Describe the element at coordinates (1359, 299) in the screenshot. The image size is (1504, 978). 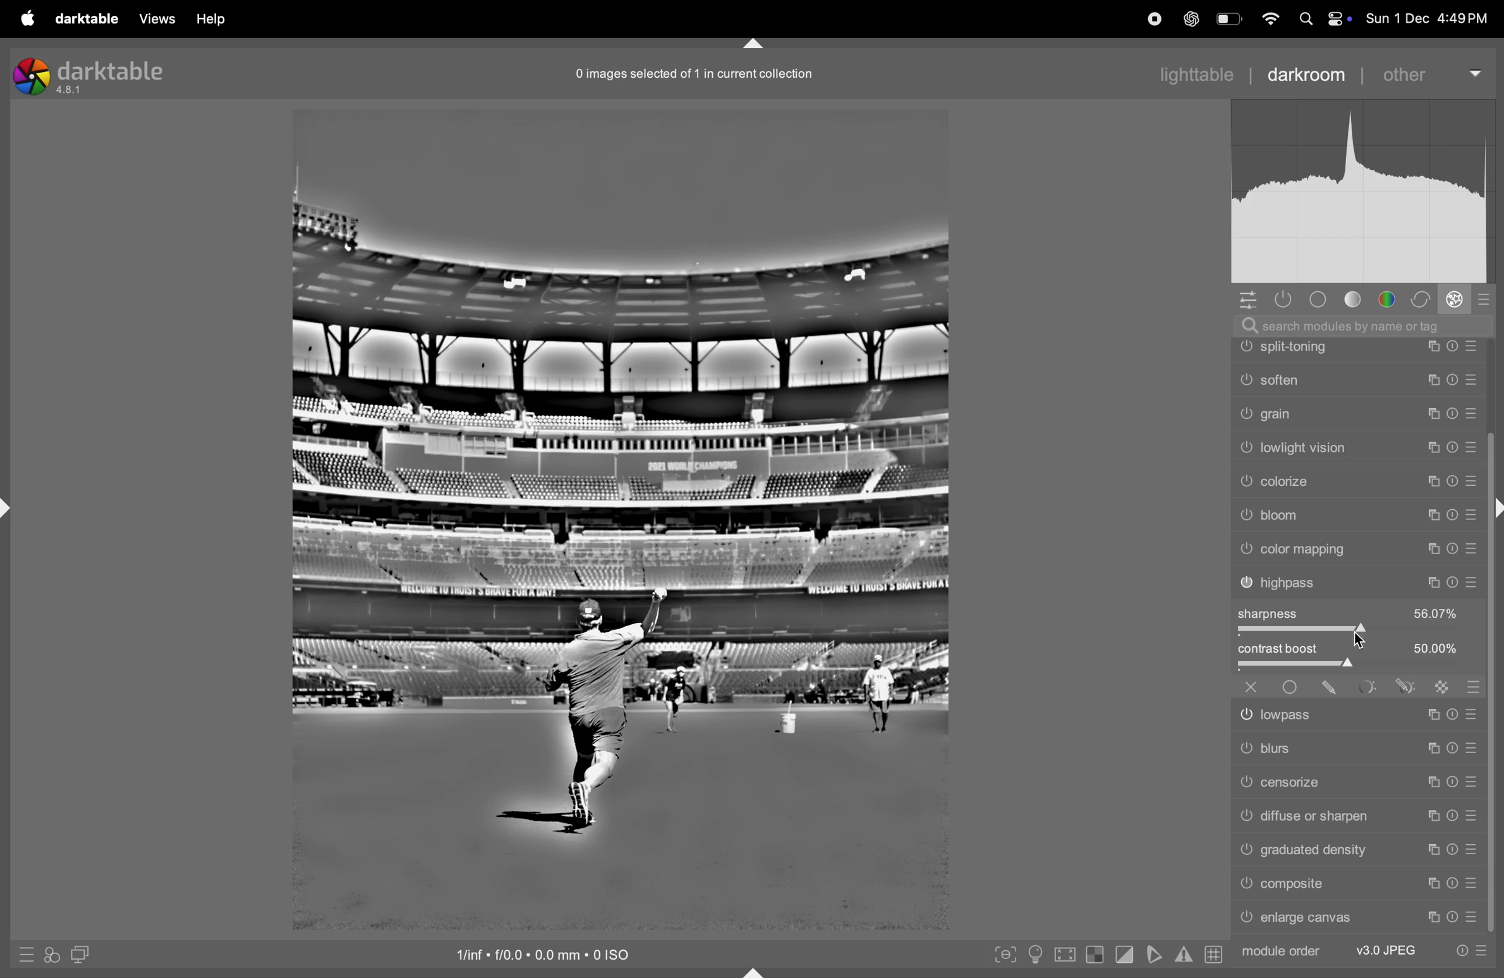
I see `tone` at that location.